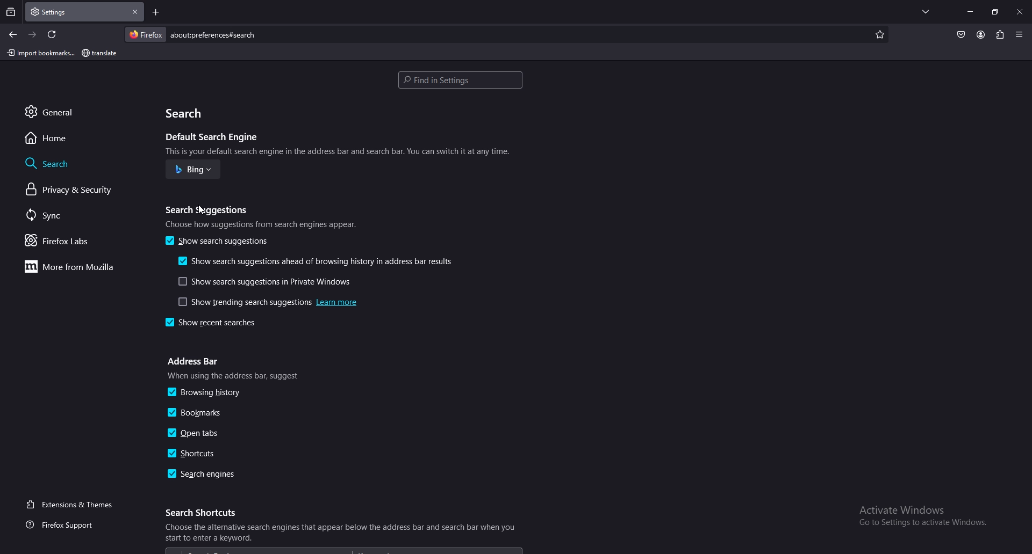 Image resolution: width=1032 pixels, height=554 pixels. I want to click on search, so click(492, 35).